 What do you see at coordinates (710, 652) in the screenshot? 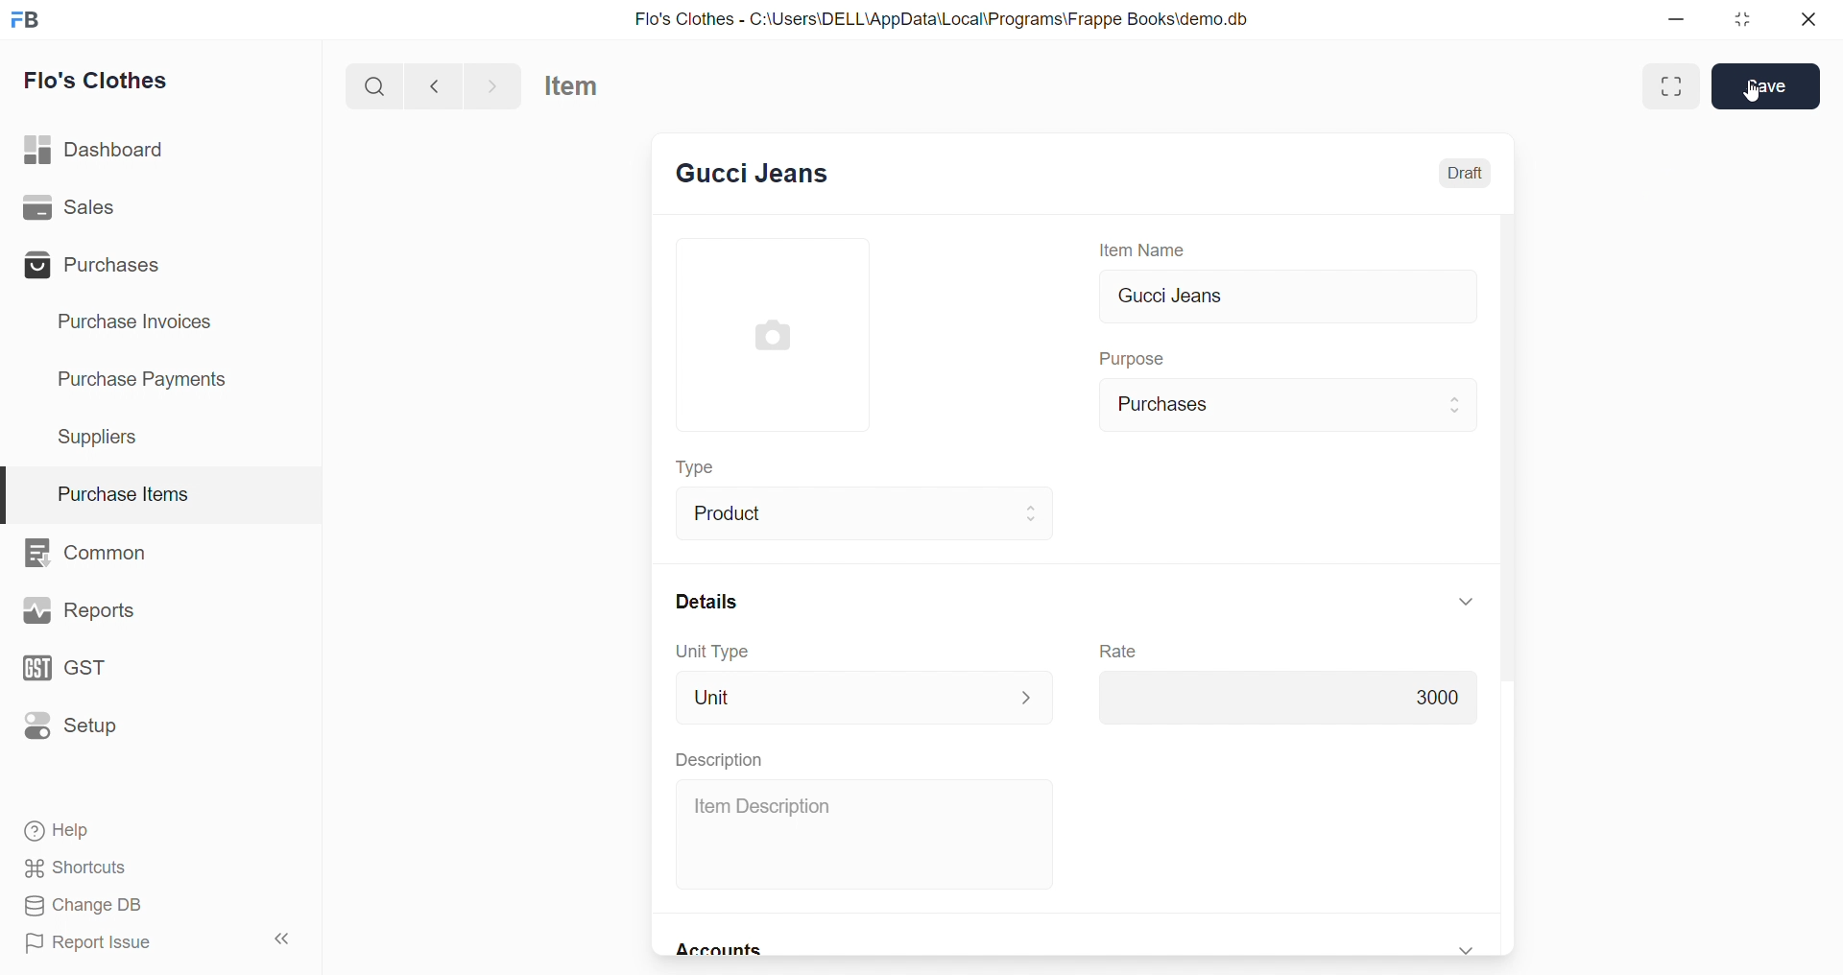
I see `Unit Type` at bounding box center [710, 652].